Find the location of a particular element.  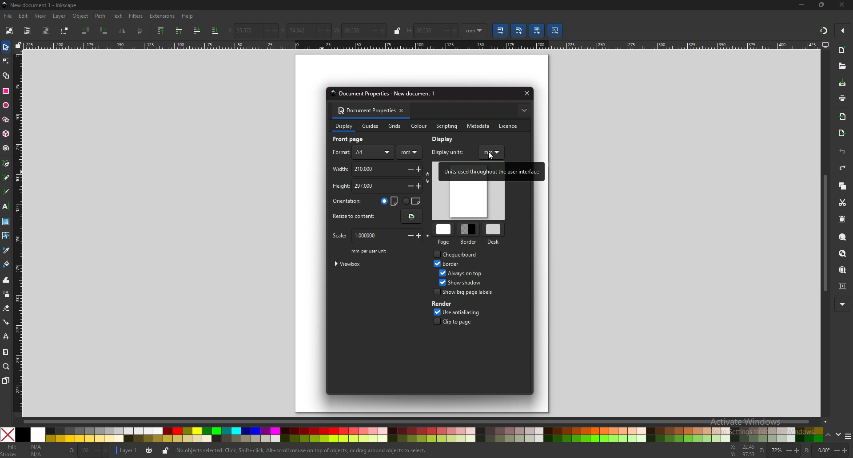

selector is located at coordinates (6, 47).